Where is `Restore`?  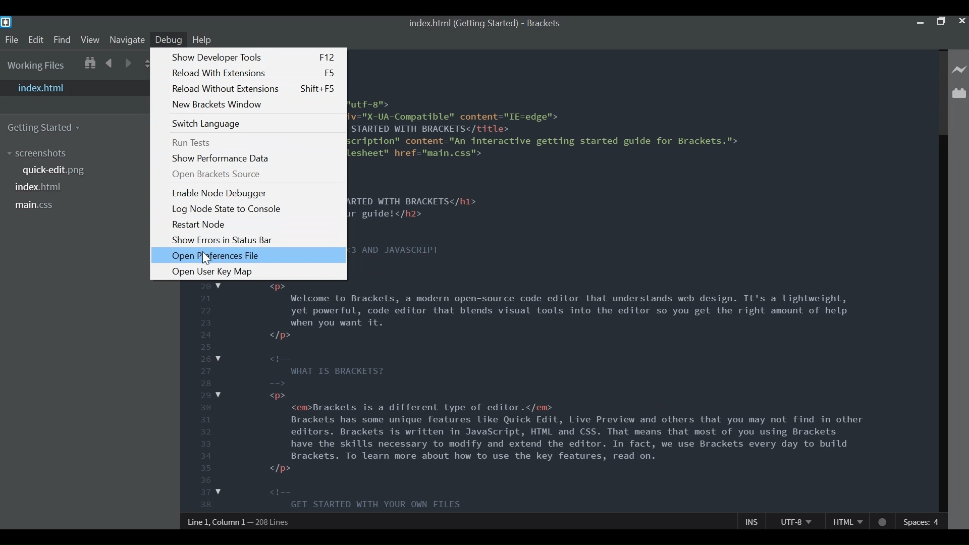 Restore is located at coordinates (942, 23).